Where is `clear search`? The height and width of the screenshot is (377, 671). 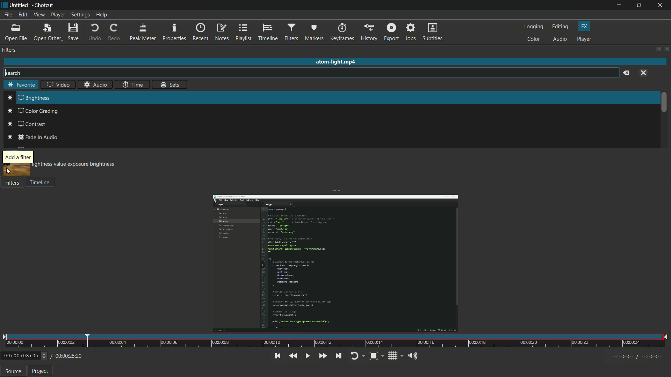 clear search is located at coordinates (627, 73).